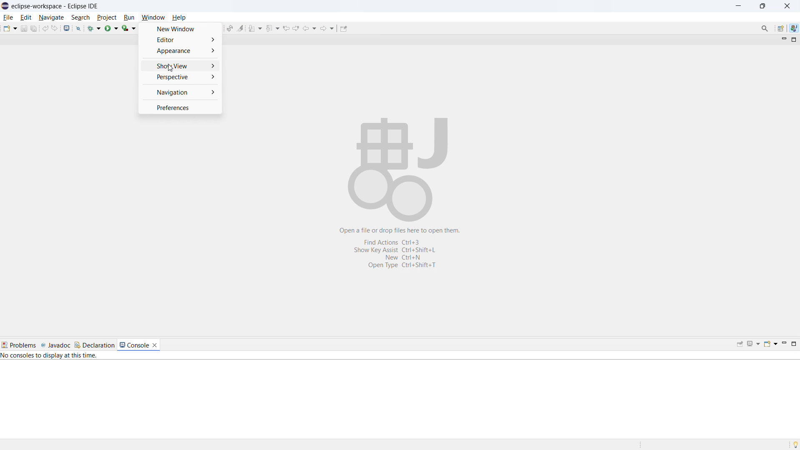 The height and width of the screenshot is (450, 800). Describe the element at coordinates (154, 345) in the screenshot. I see `close console` at that location.